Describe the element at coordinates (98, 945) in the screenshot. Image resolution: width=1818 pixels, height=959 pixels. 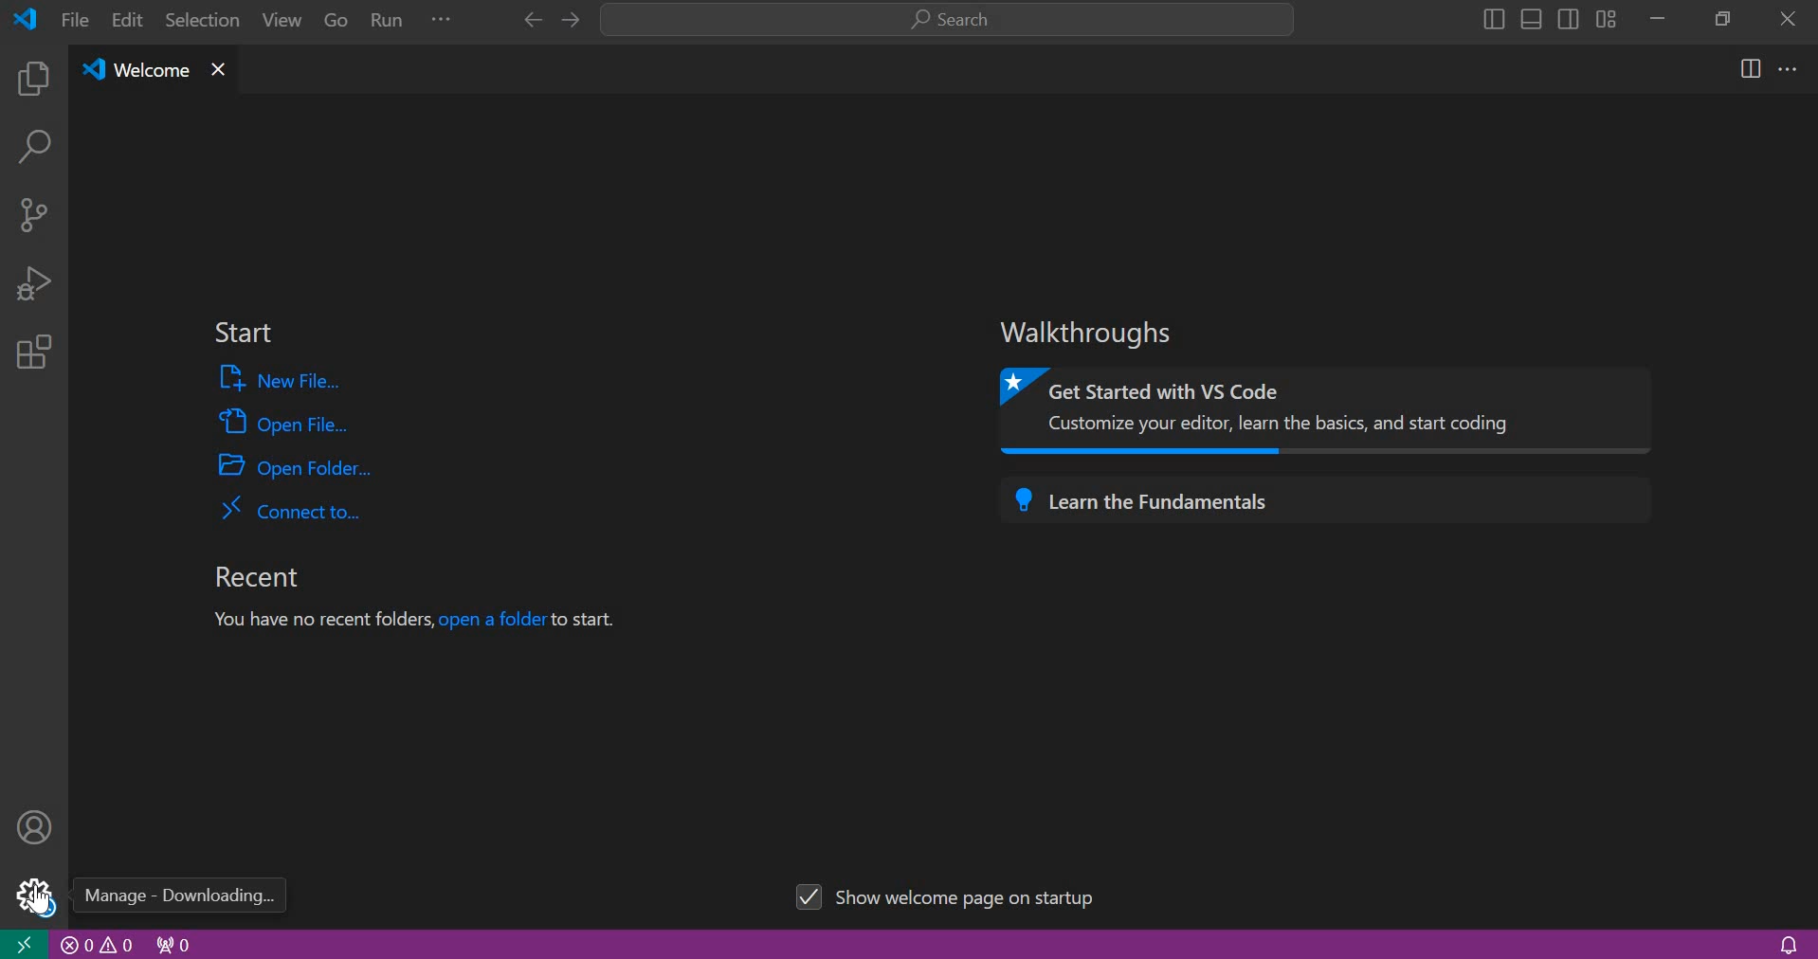
I see `no problems` at that location.